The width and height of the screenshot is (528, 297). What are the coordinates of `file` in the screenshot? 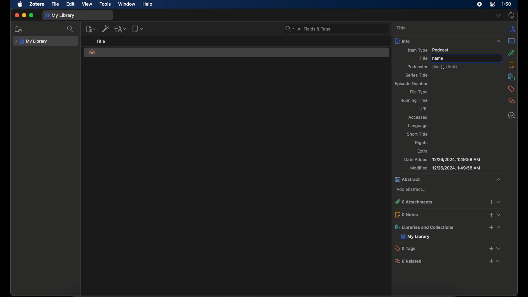 It's located at (56, 4).